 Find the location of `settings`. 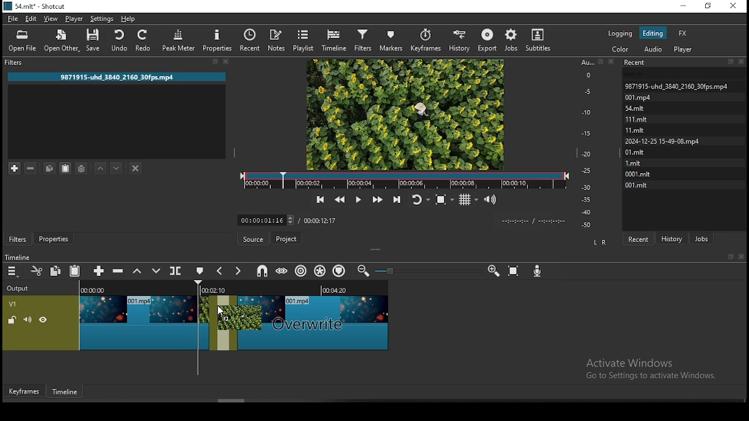

settings is located at coordinates (101, 19).